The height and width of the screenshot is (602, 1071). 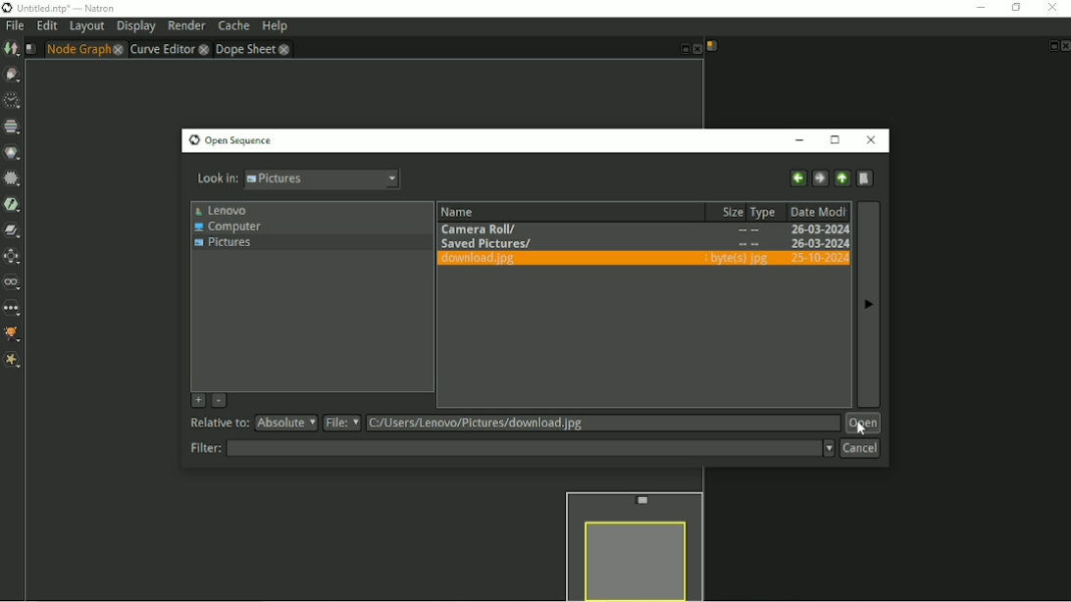 What do you see at coordinates (136, 27) in the screenshot?
I see `Display` at bounding box center [136, 27].